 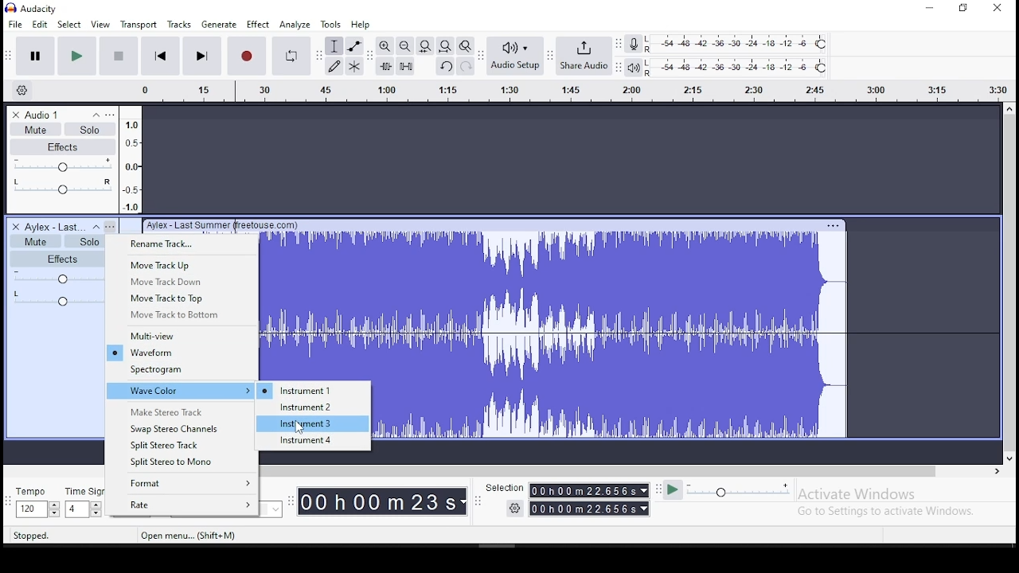 What do you see at coordinates (465, 45) in the screenshot?
I see `zoom toggle` at bounding box center [465, 45].